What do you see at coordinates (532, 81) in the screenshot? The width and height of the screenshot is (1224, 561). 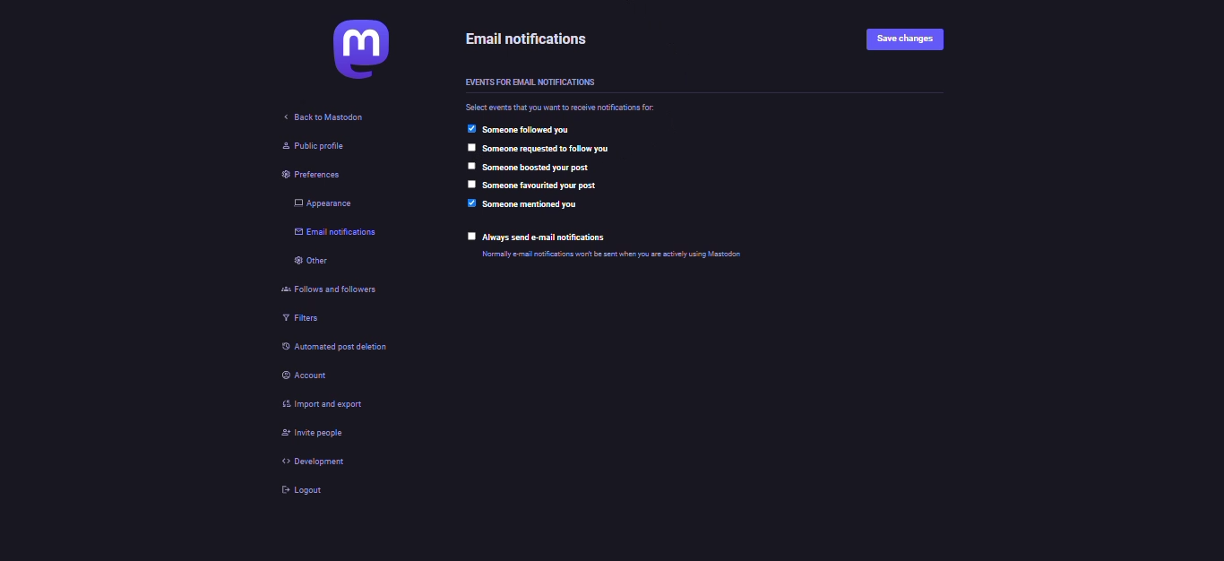 I see `events` at bounding box center [532, 81].